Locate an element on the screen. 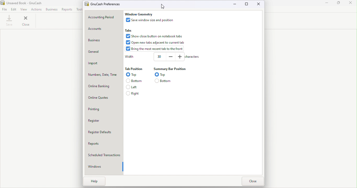 The height and width of the screenshot is (188, 357). Width is located at coordinates (129, 57).